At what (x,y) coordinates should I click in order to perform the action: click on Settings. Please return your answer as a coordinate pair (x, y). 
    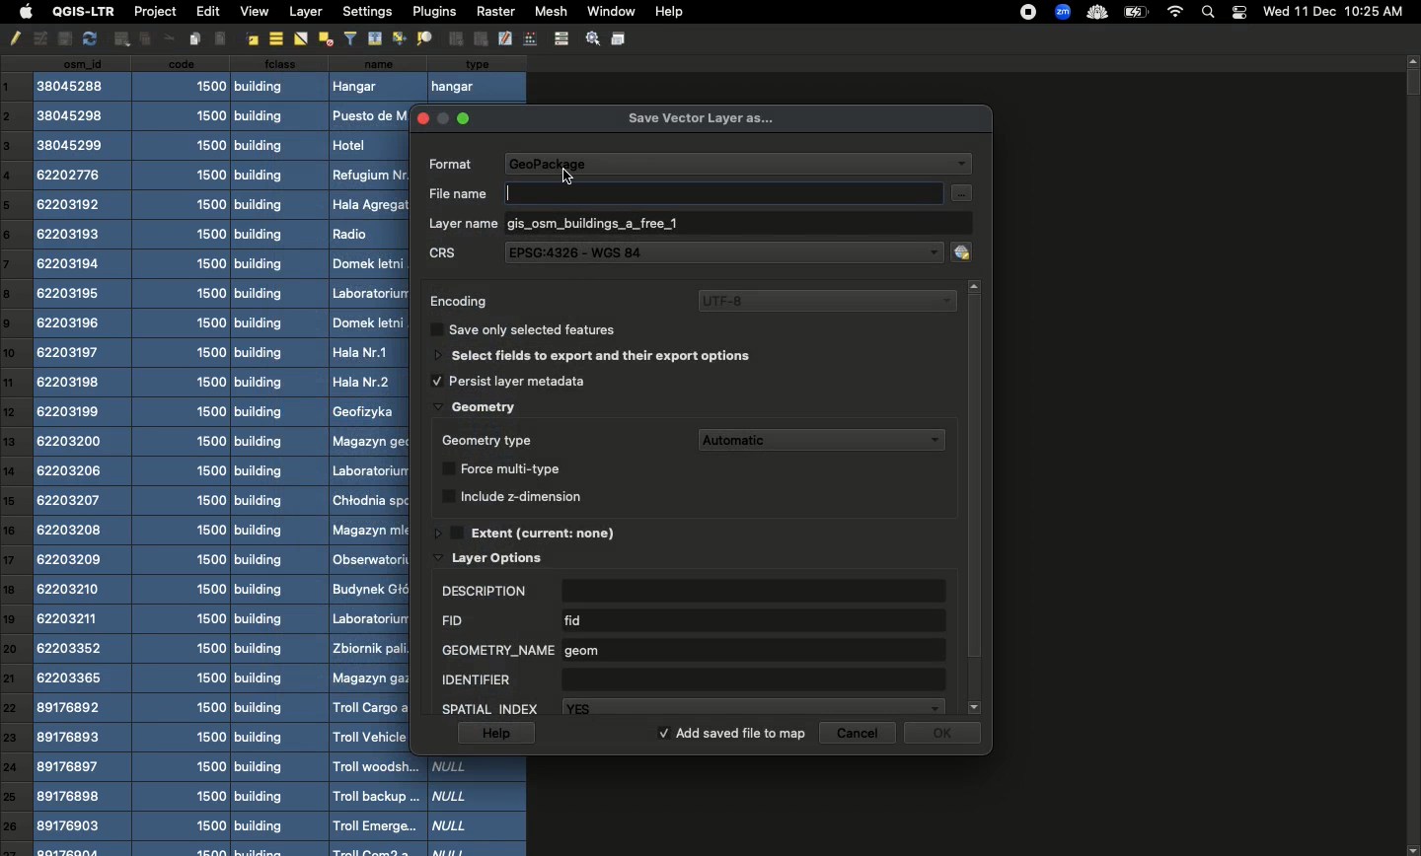
    Looking at the image, I should click on (368, 12).